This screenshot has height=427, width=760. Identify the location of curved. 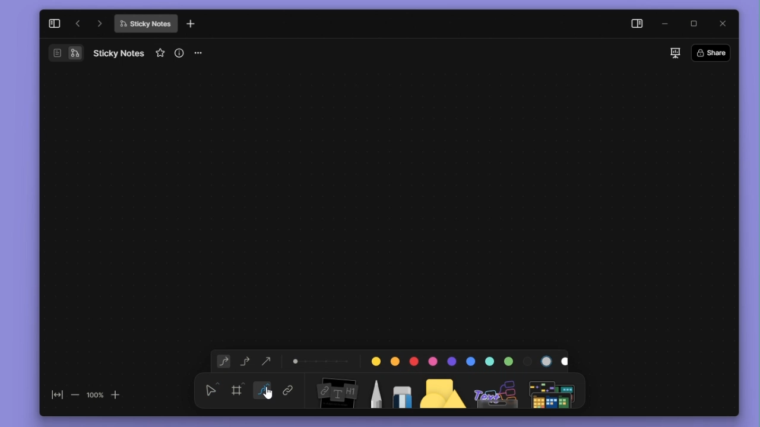
(221, 362).